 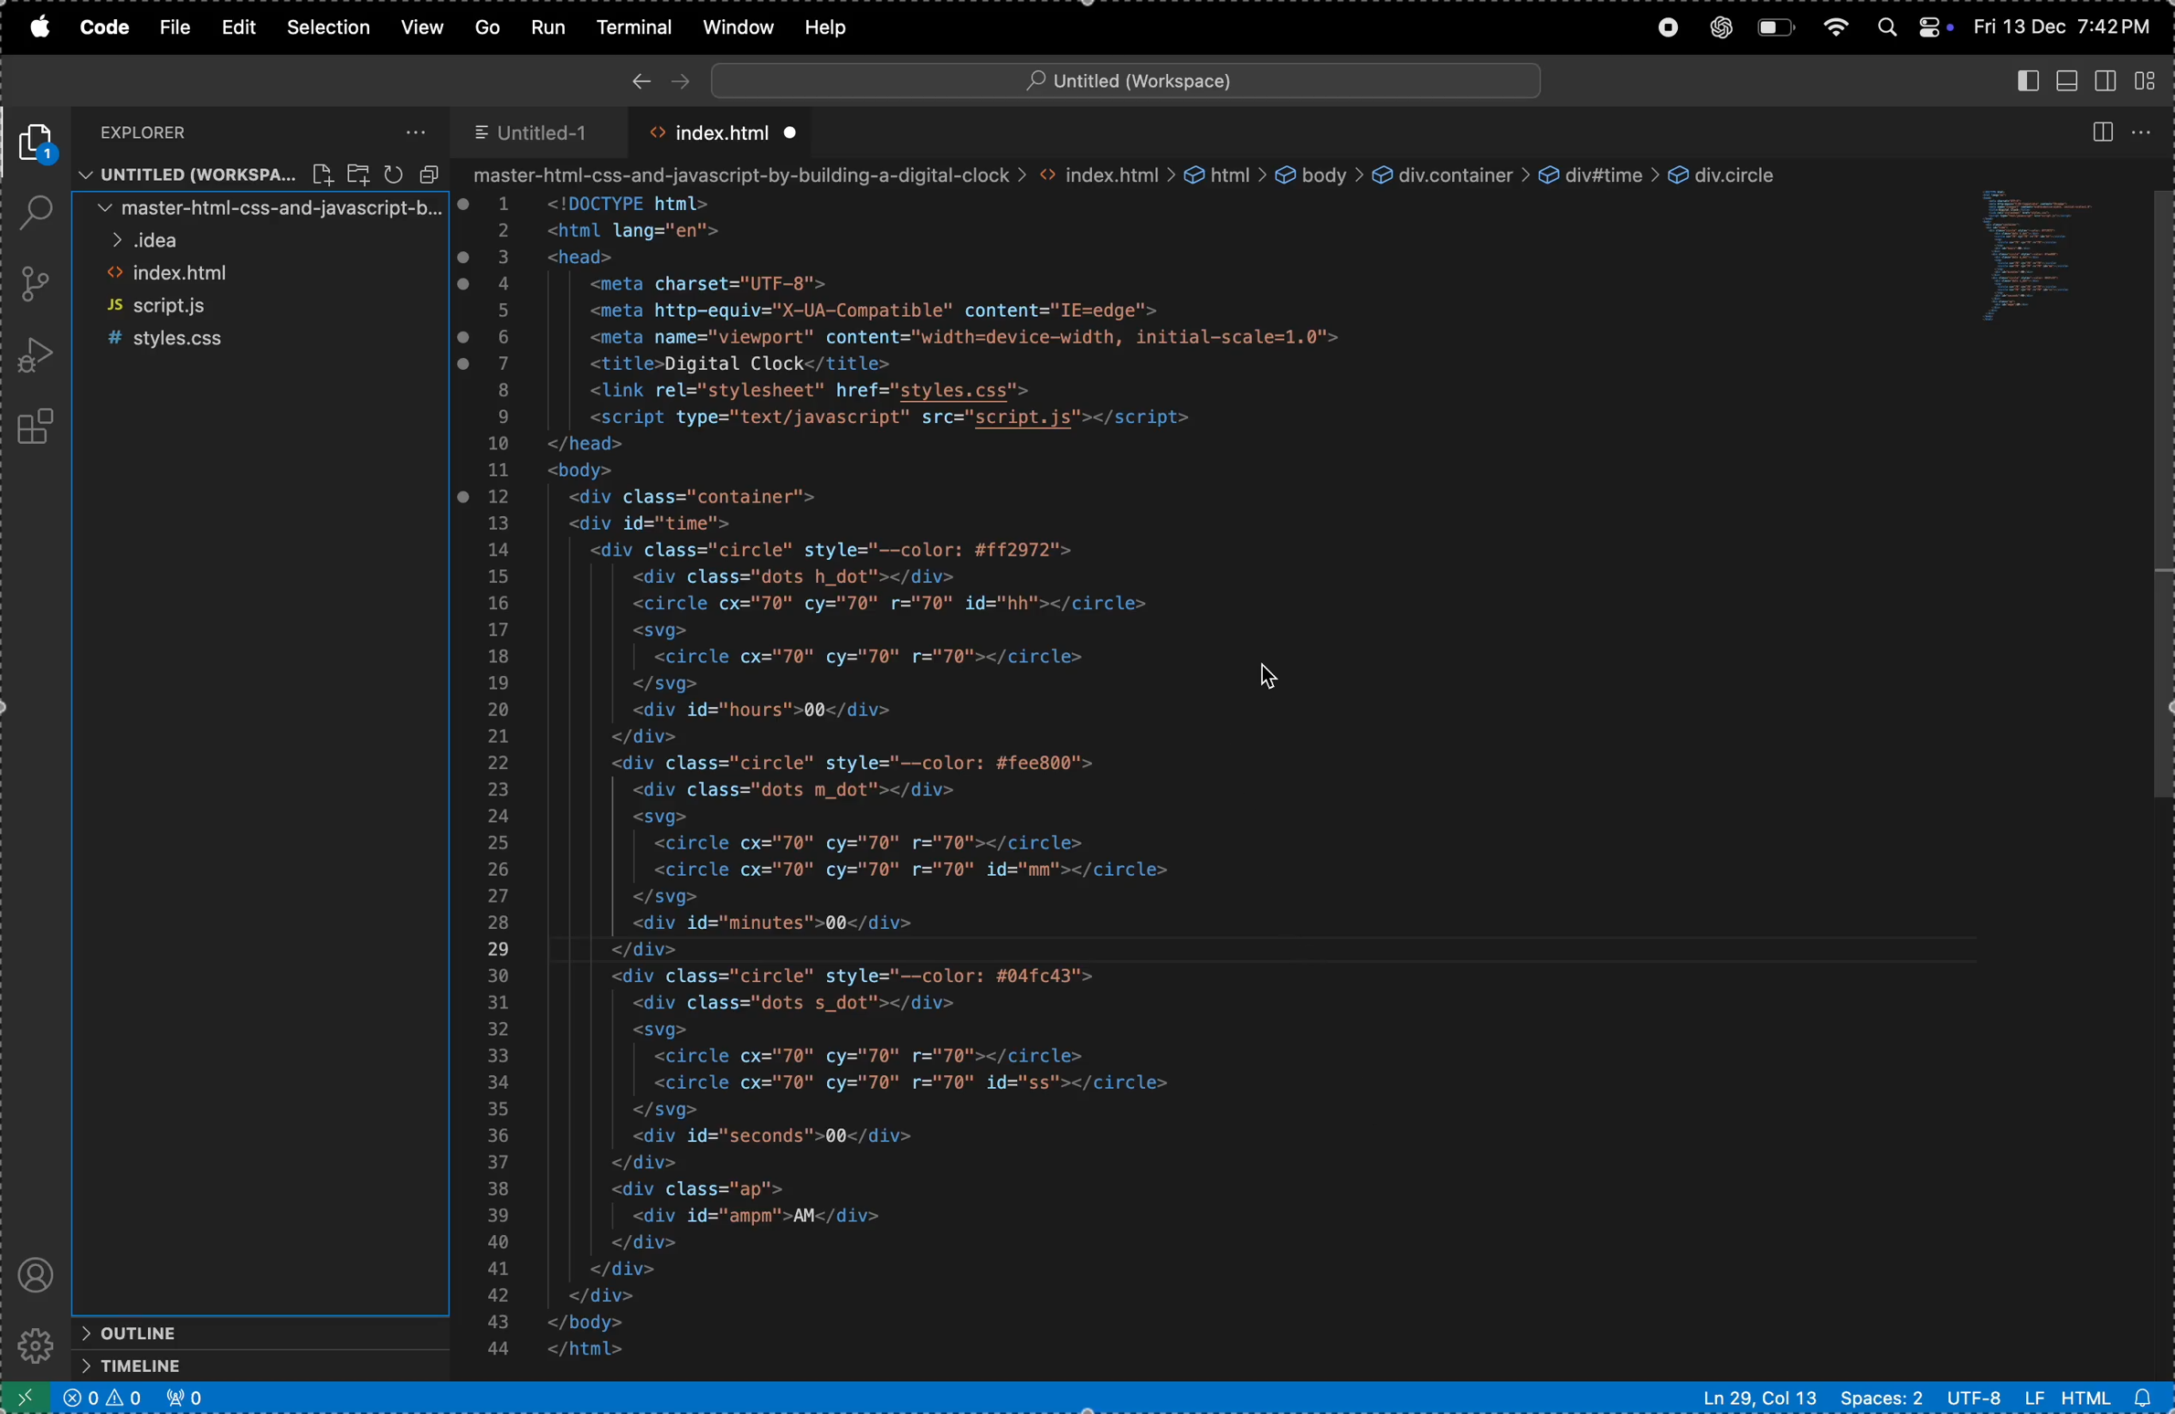 I want to click on CODE, so click(x=104, y=28).